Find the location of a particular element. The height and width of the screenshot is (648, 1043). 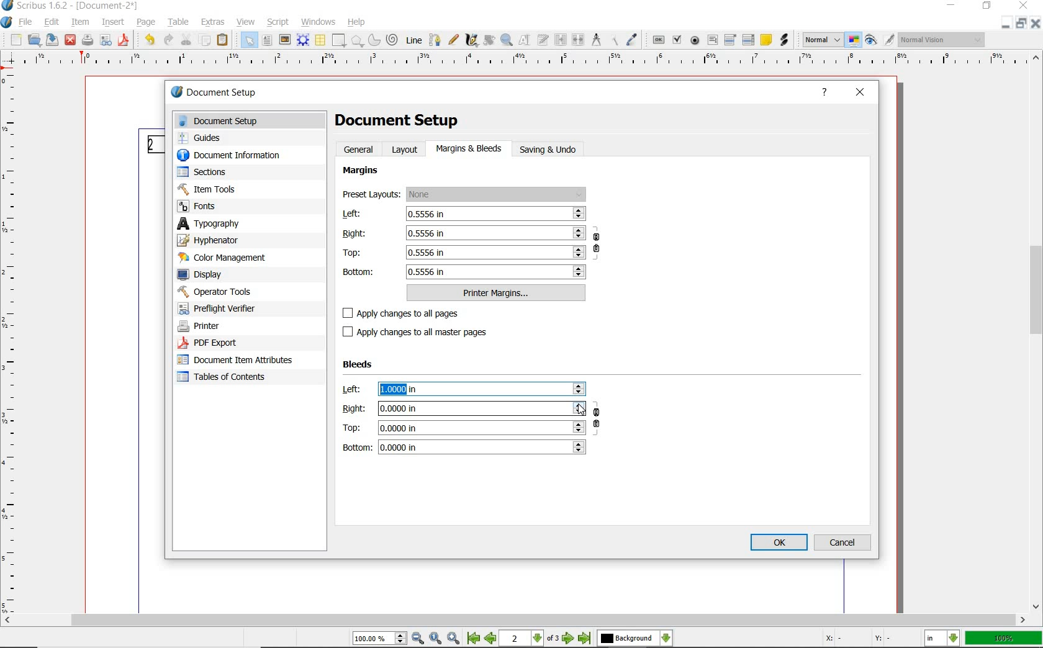

arc is located at coordinates (374, 41).